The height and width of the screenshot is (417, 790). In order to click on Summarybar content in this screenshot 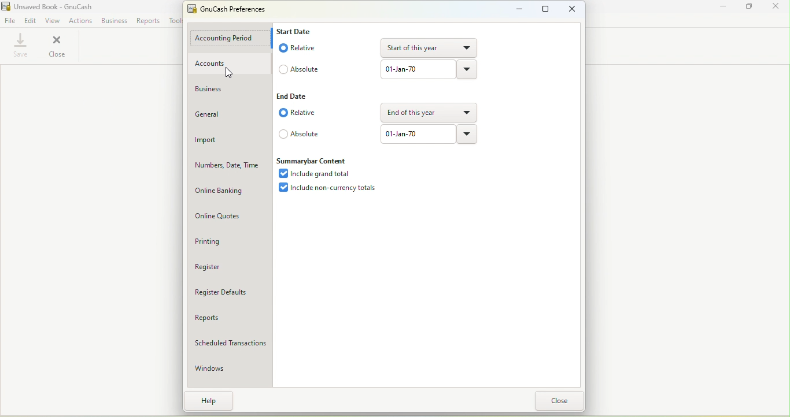, I will do `click(312, 160)`.